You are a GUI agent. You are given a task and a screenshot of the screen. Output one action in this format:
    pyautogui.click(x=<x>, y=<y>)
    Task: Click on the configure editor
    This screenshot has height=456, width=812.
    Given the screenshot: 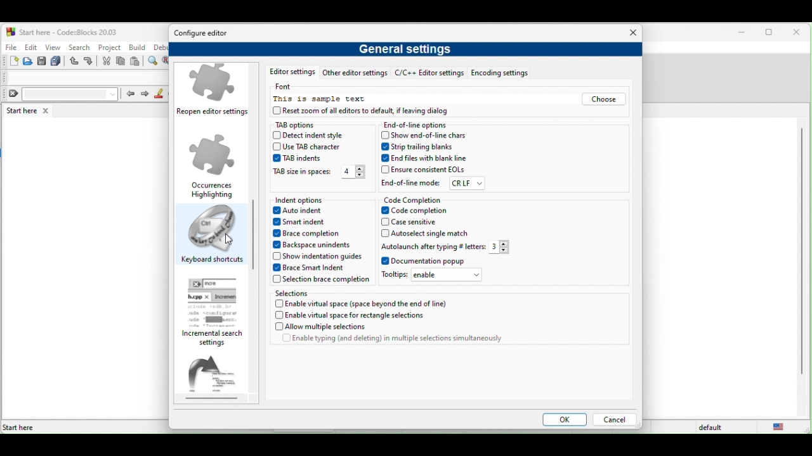 What is the action you would take?
    pyautogui.click(x=205, y=34)
    